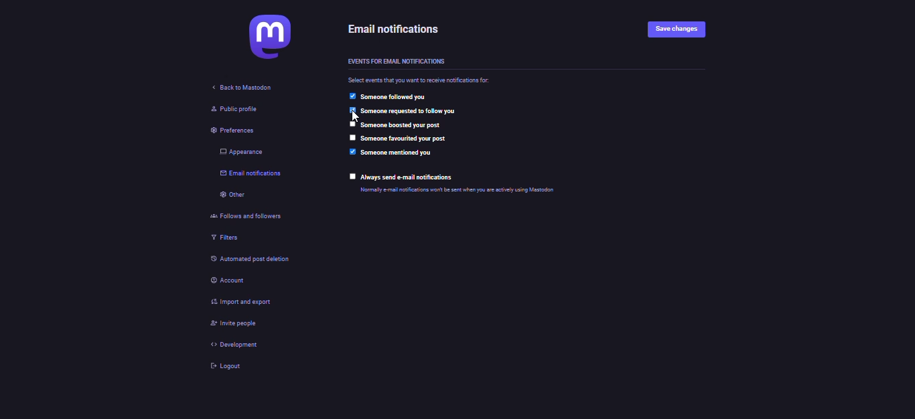 This screenshot has height=419, width=915. Describe the element at coordinates (351, 96) in the screenshot. I see `enabled` at that location.